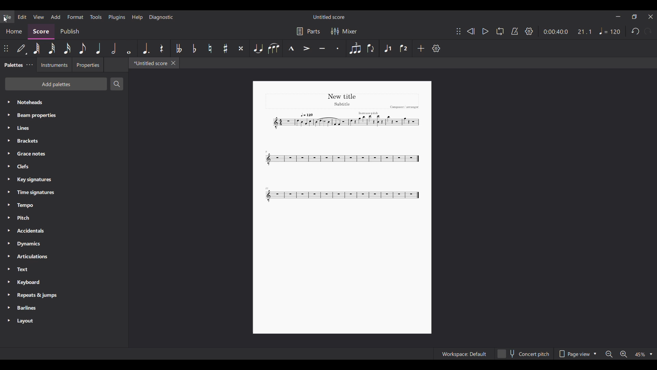 This screenshot has height=370, width=657. What do you see at coordinates (22, 49) in the screenshot?
I see `Default` at bounding box center [22, 49].